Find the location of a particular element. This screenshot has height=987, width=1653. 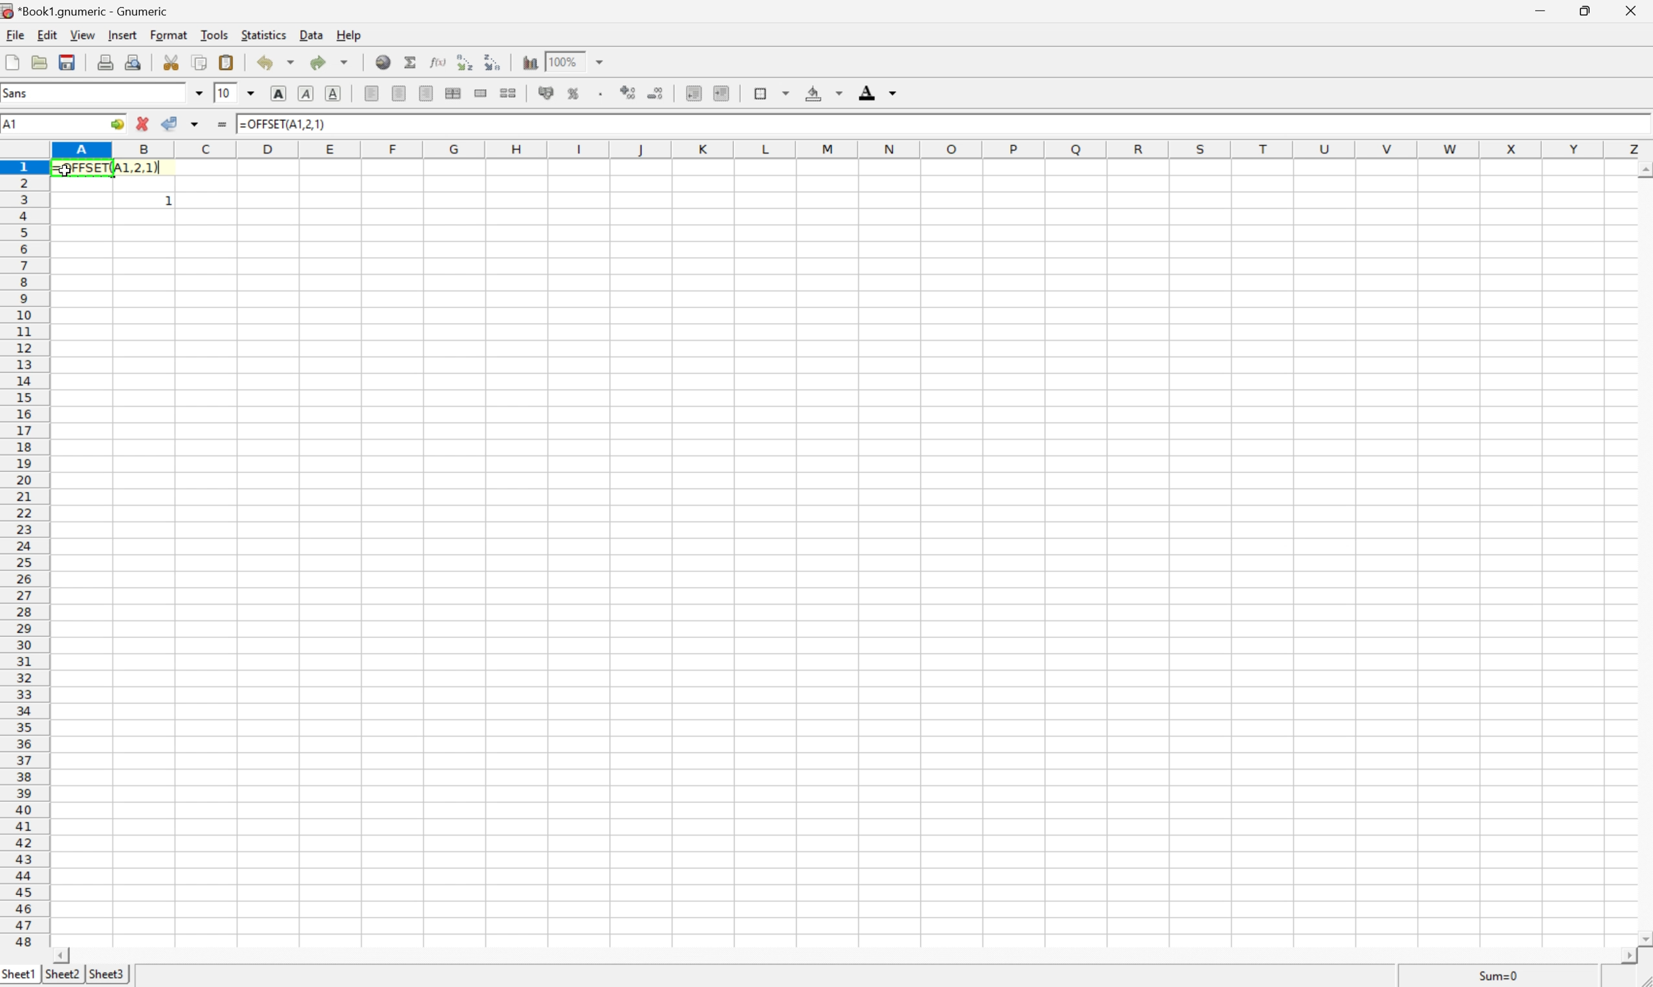

accept changes in multiple cells is located at coordinates (186, 121).